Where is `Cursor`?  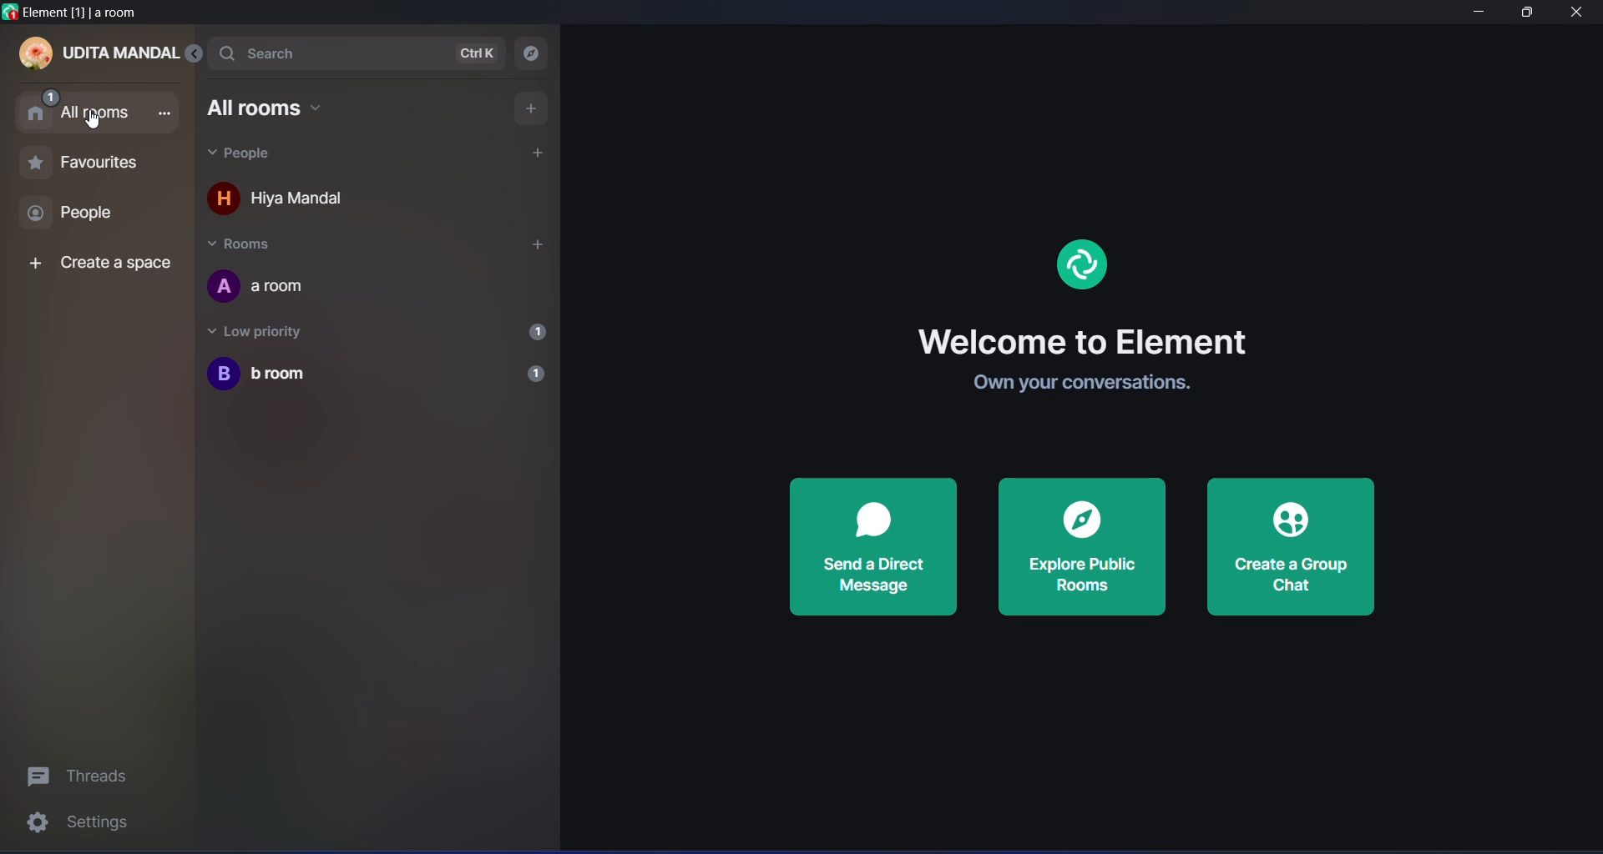 Cursor is located at coordinates (94, 123).